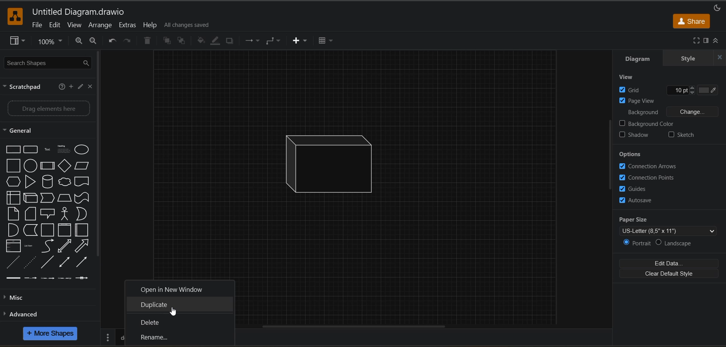 The image size is (726, 347). Describe the element at coordinates (649, 178) in the screenshot. I see `connection points` at that location.